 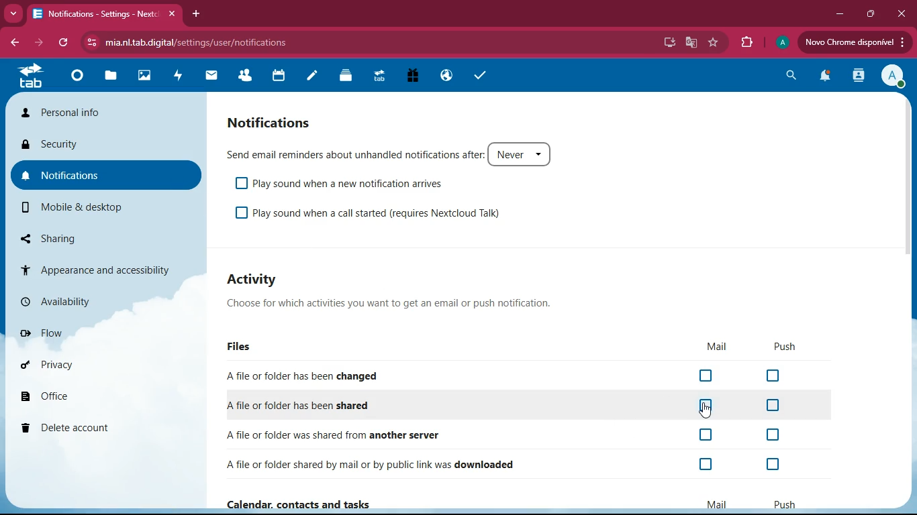 I want to click on flow, so click(x=96, y=334).